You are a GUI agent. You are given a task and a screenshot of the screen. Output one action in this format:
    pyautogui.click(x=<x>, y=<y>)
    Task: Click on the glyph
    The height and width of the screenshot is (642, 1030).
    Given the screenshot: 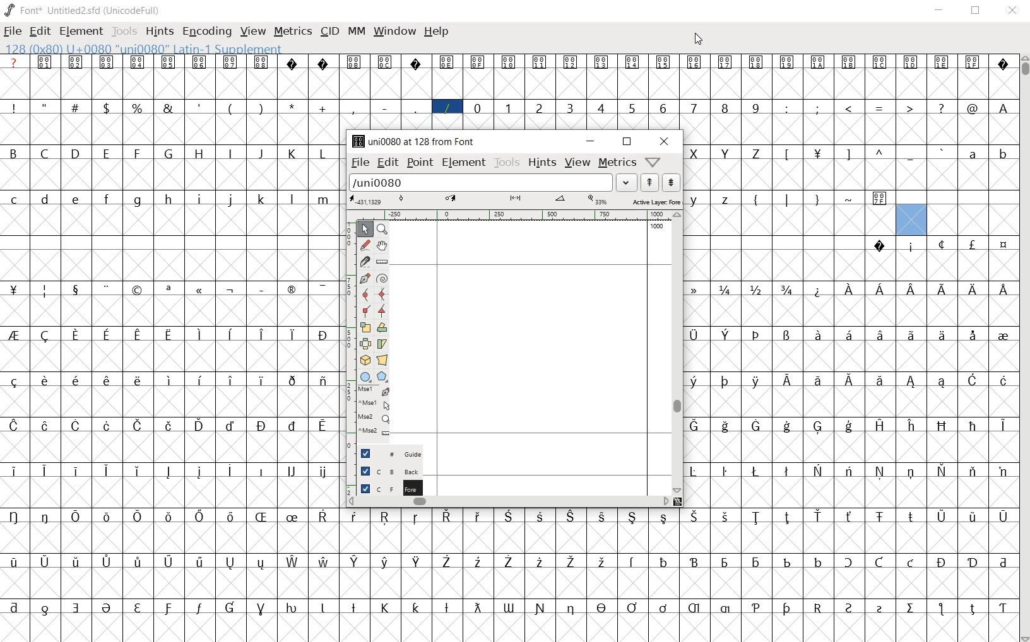 What is the action you would take?
    pyautogui.click(x=354, y=62)
    